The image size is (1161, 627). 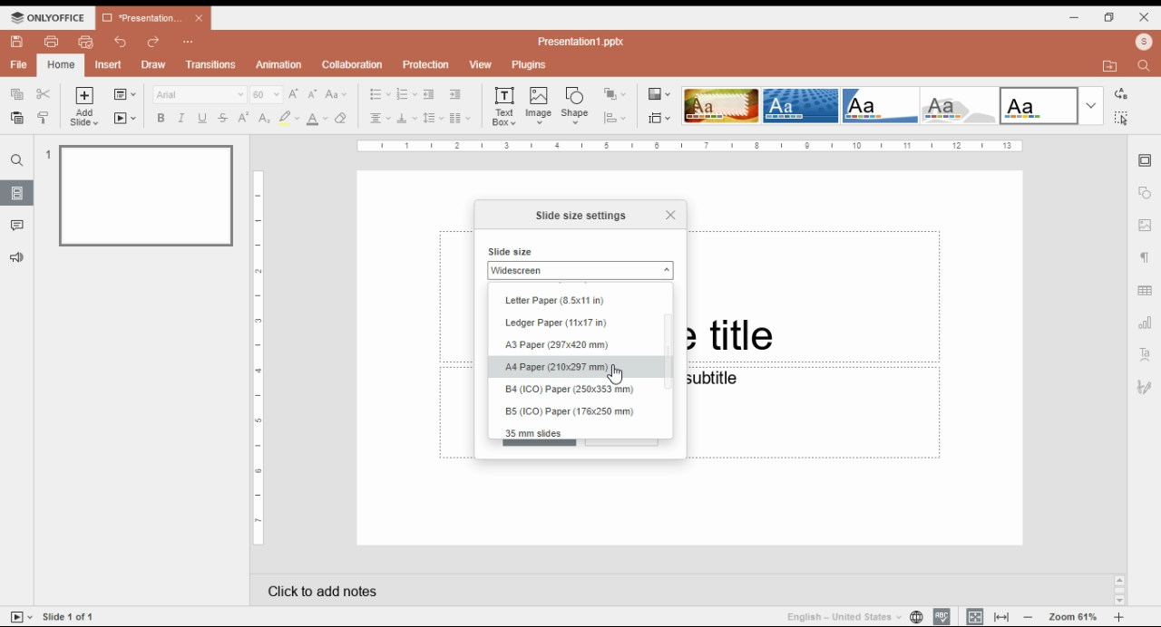 I want to click on Close, so click(x=669, y=213).